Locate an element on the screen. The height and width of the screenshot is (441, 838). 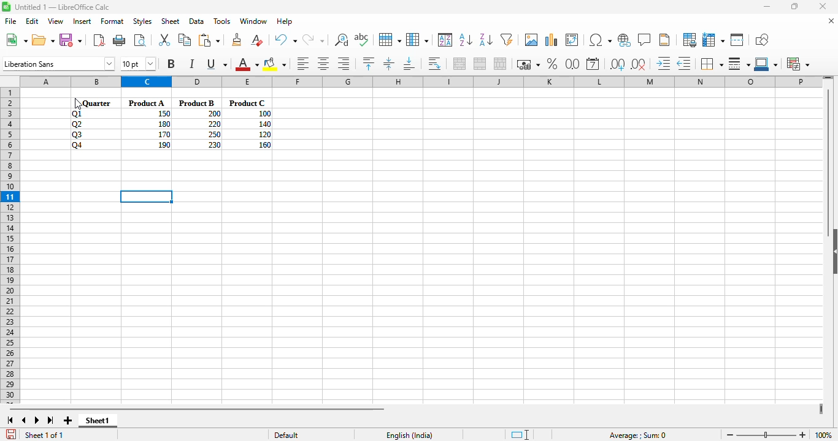
format is located at coordinates (112, 21).